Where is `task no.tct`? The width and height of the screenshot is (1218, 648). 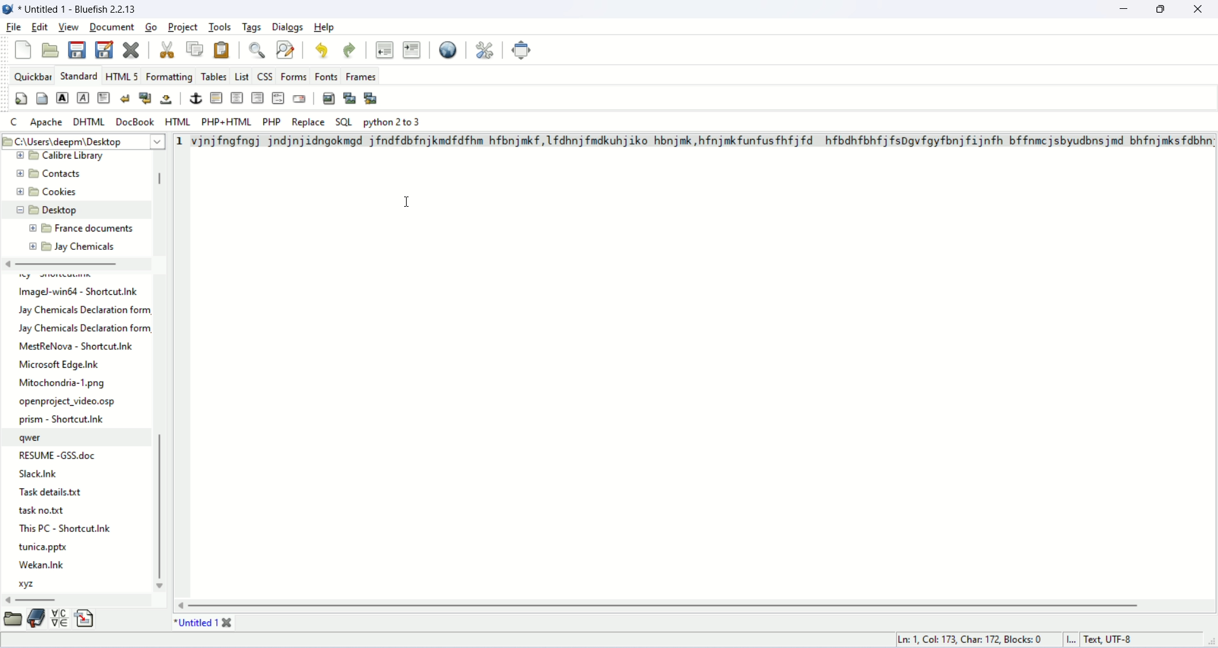
task no.tct is located at coordinates (45, 509).